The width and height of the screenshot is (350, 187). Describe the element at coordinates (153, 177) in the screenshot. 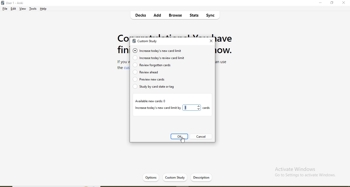

I see `get started` at that location.